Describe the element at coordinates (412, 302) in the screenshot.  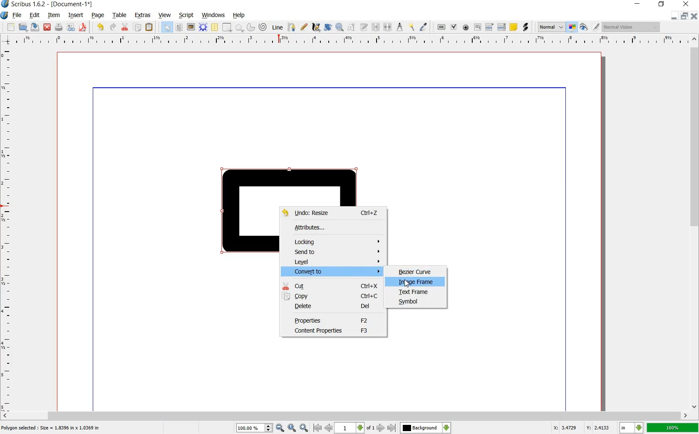
I see `SYMBOL` at that location.